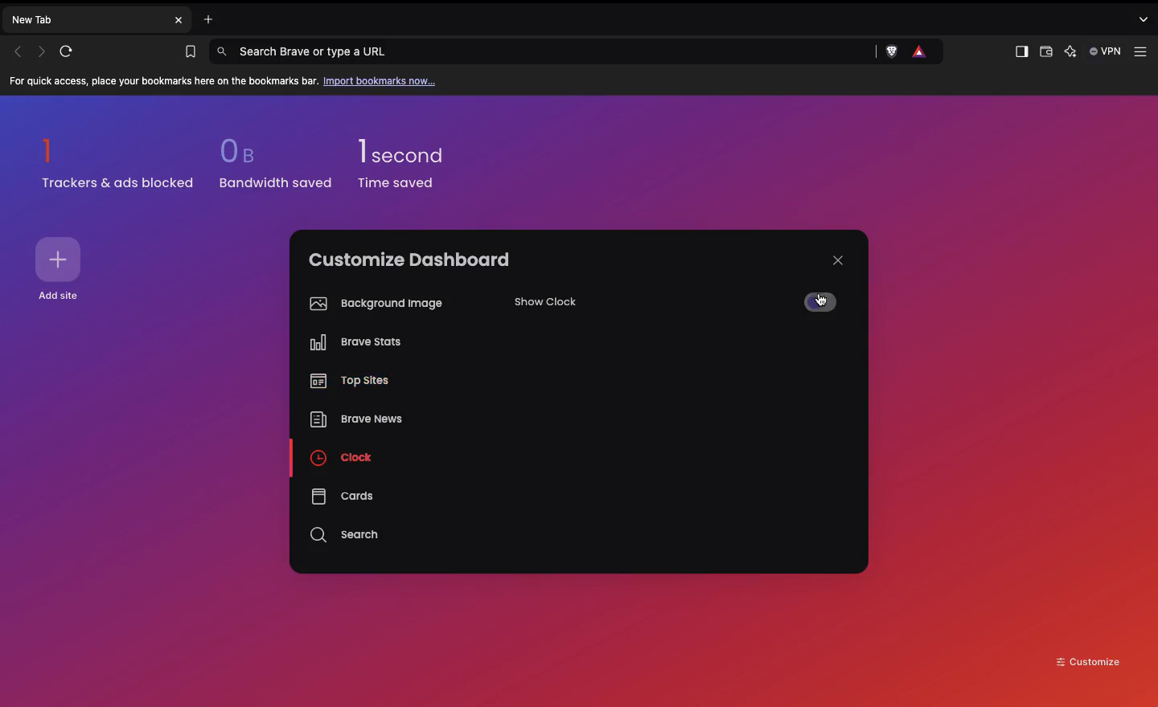 This screenshot has width=1158, height=707. Describe the element at coordinates (118, 163) in the screenshot. I see `1 trackers & ads blocked` at that location.